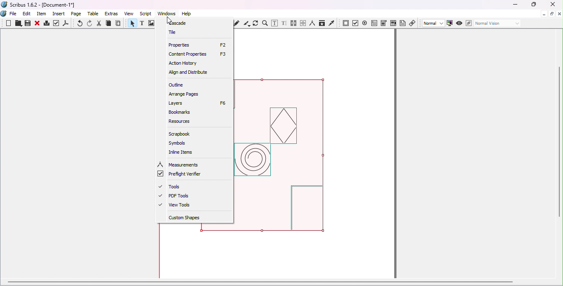 The image size is (563, 286). What do you see at coordinates (383, 23) in the screenshot?
I see `PDF combo box` at bounding box center [383, 23].